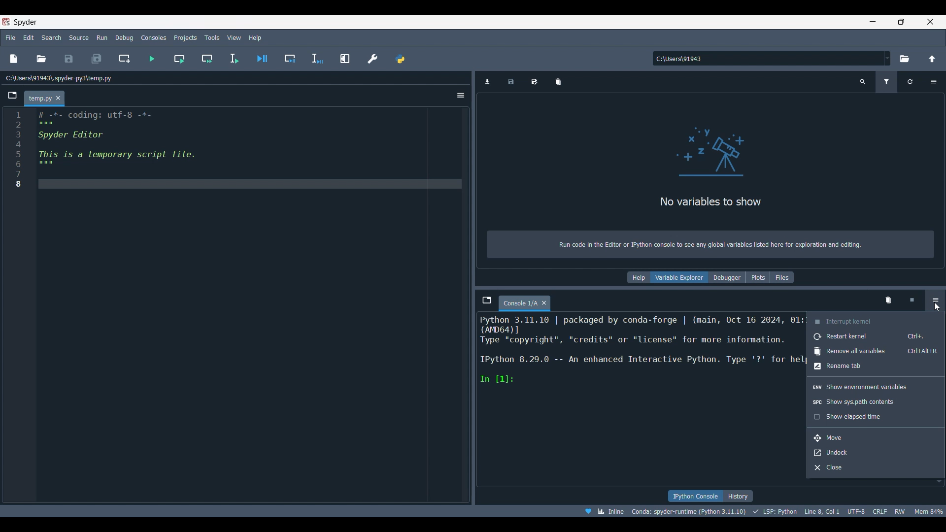 This screenshot has height=532, width=946. I want to click on Show sys.path contents, so click(876, 402).